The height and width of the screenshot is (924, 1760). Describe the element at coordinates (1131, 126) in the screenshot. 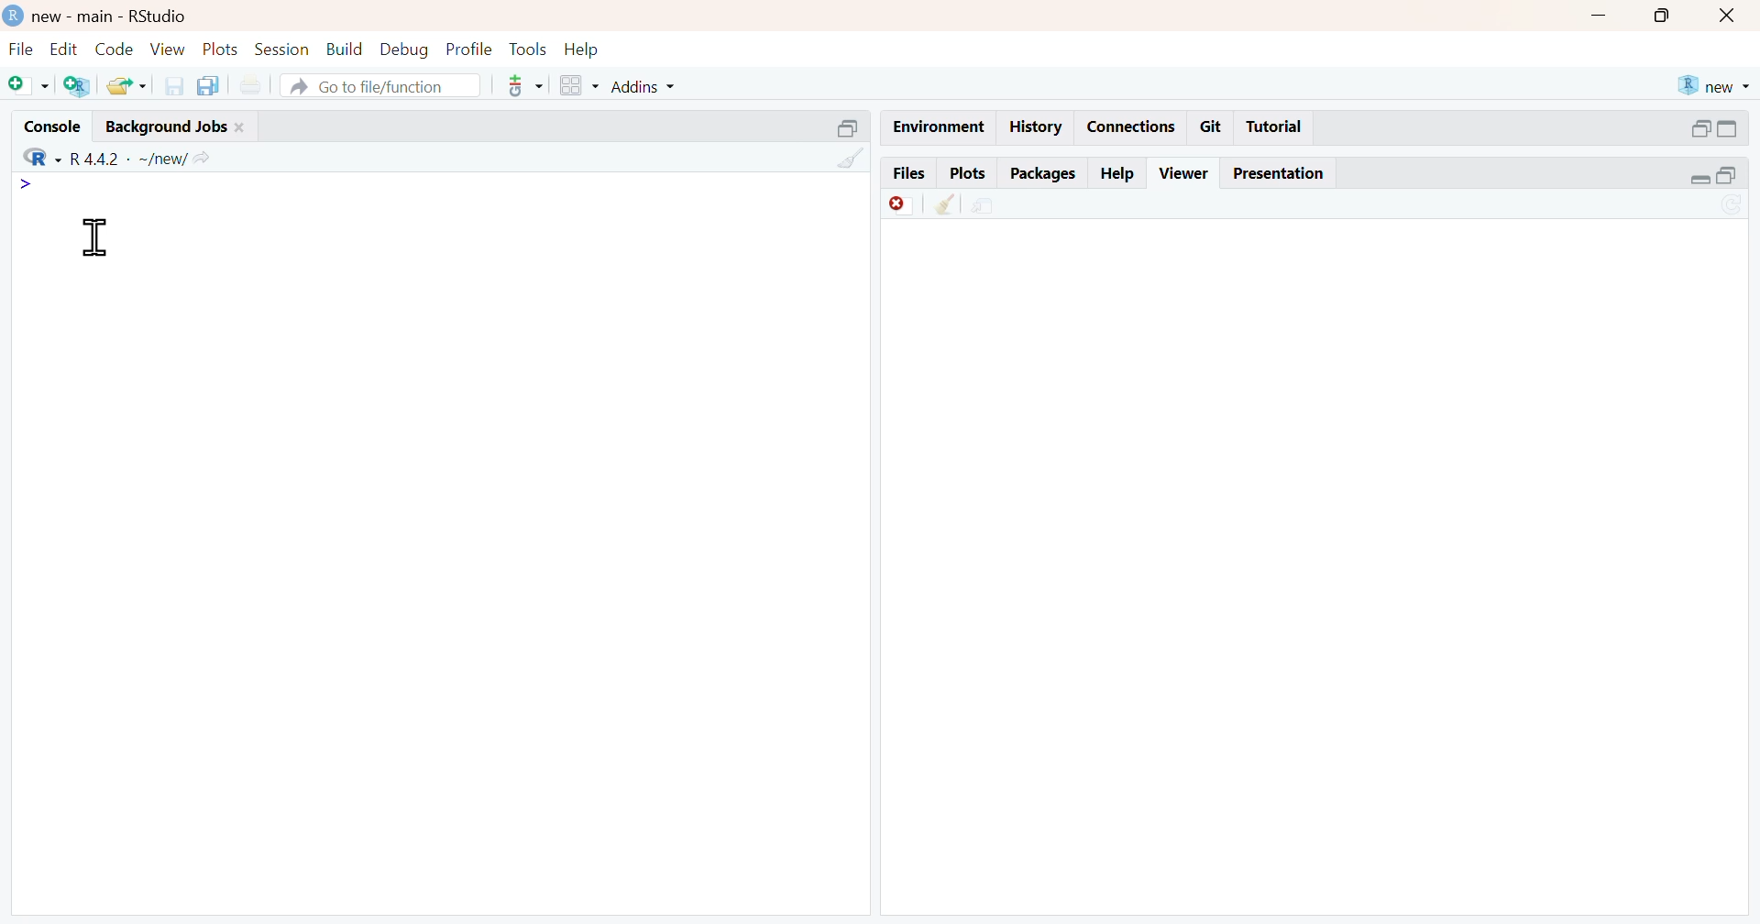

I see `connections` at that location.